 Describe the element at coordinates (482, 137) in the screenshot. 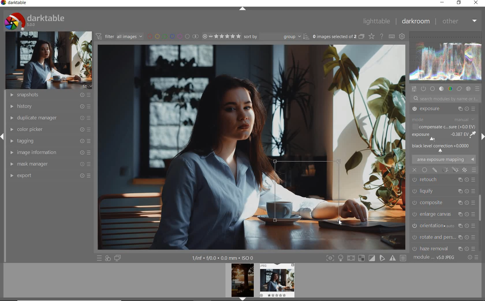

I see `EXPAND/COLLAPSE` at that location.